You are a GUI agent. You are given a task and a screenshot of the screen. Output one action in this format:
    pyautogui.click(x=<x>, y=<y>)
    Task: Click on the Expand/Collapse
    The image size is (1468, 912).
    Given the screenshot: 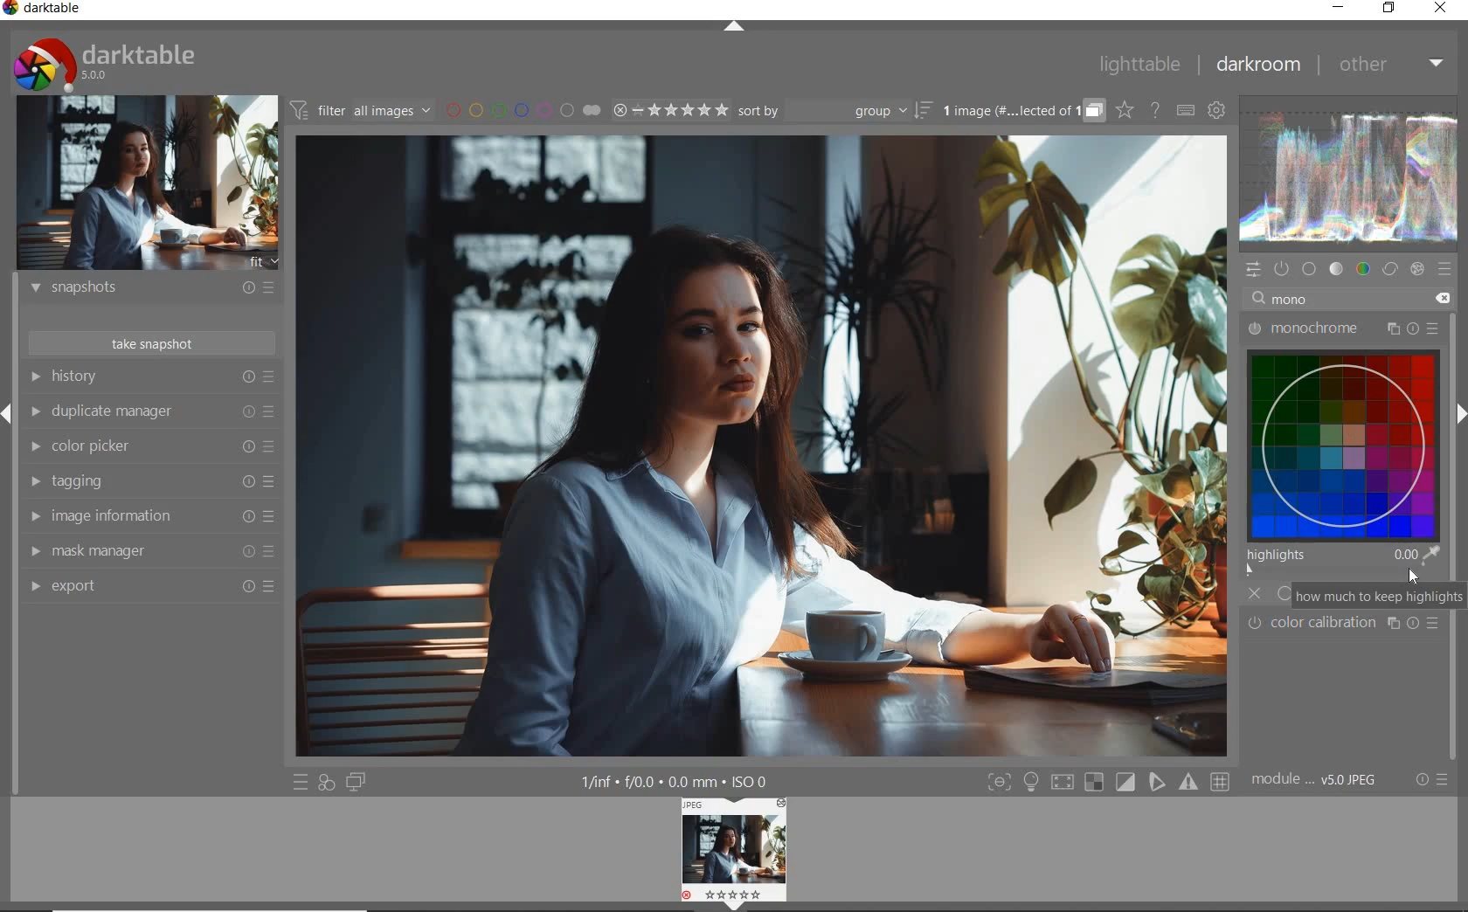 What is the action you would take?
    pyautogui.click(x=1459, y=414)
    